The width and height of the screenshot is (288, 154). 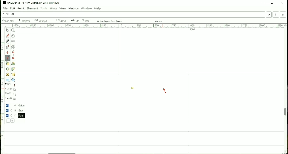 What do you see at coordinates (62, 153) in the screenshot?
I see `Horizontal scrollbar` at bounding box center [62, 153].